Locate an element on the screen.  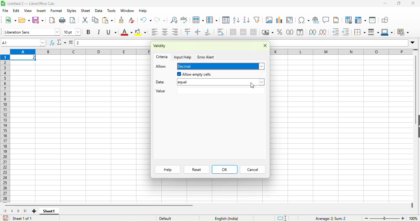
format as currency is located at coordinates (268, 32).